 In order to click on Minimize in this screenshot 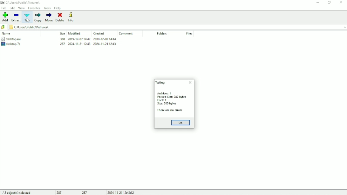, I will do `click(319, 3)`.